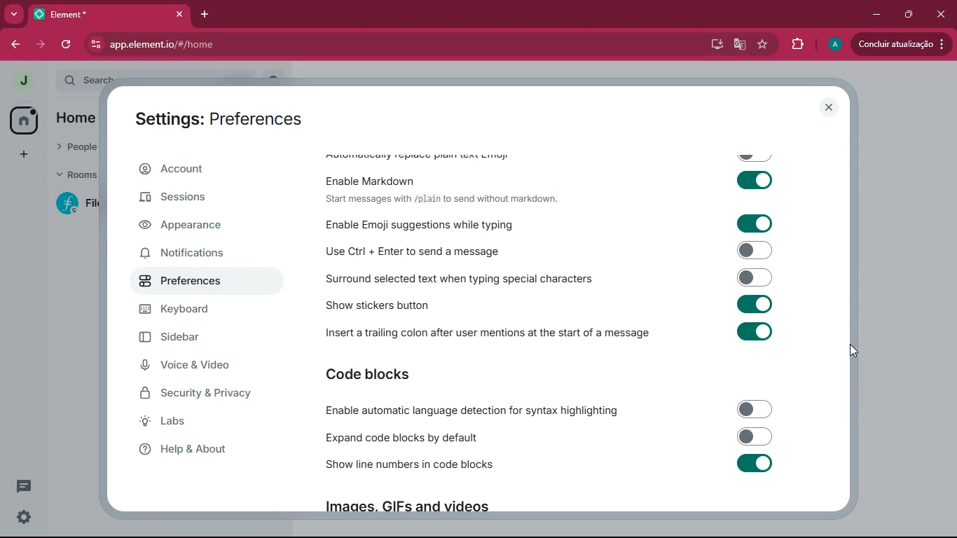  Describe the element at coordinates (902, 44) in the screenshot. I see `conduir atualizacao` at that location.